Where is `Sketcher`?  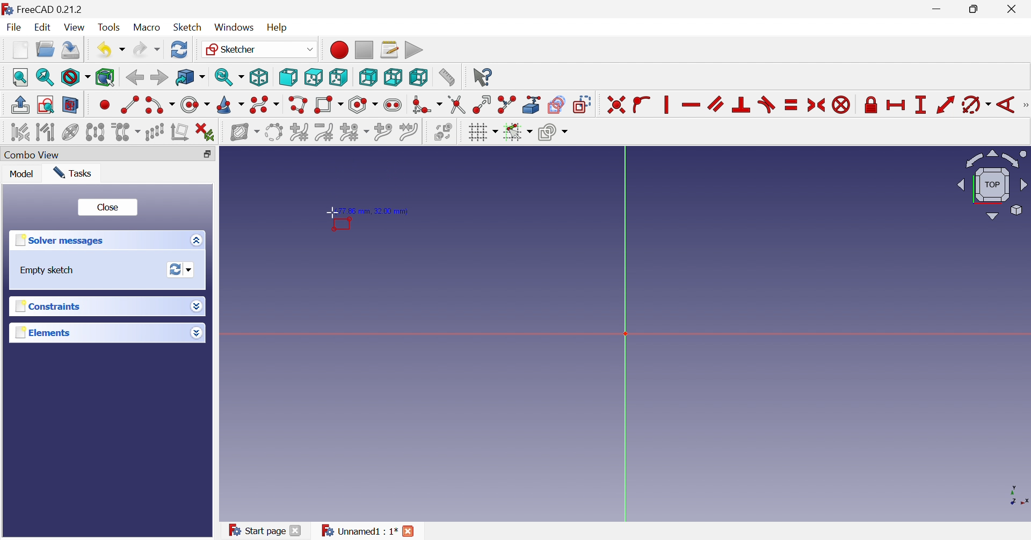 Sketcher is located at coordinates (258, 48).